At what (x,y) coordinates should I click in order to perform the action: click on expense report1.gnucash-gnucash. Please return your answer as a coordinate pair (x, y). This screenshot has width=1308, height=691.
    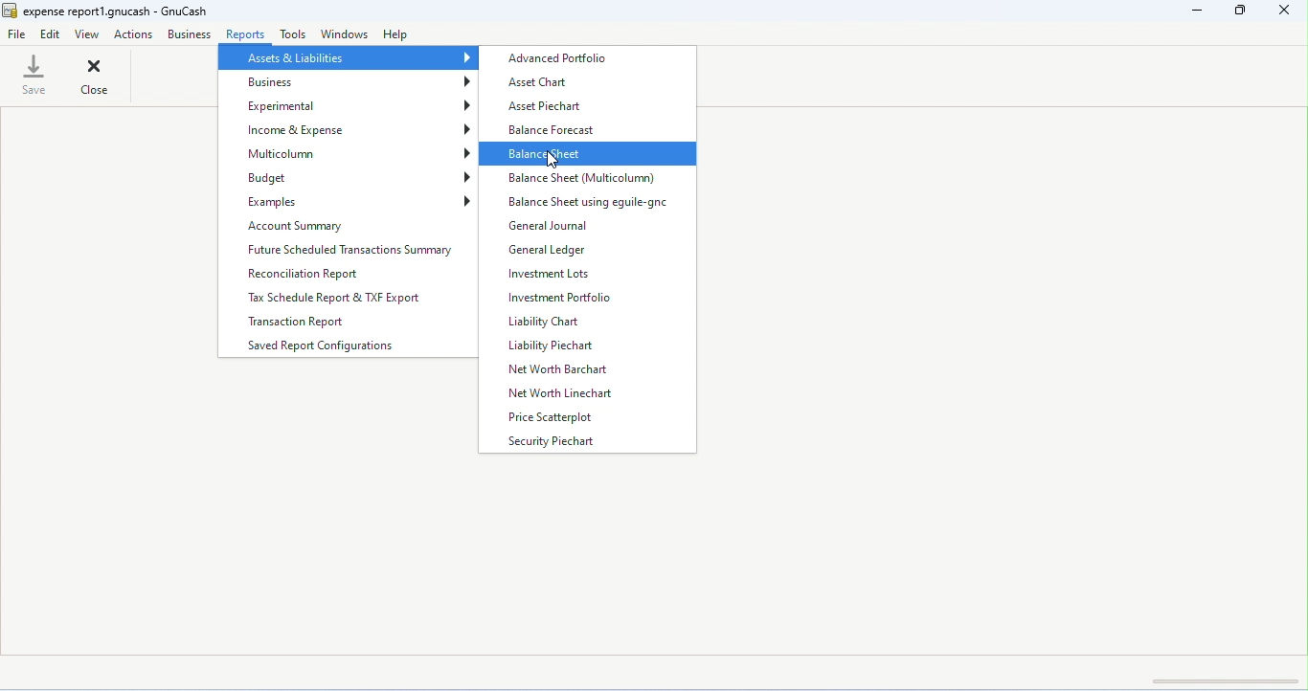
    Looking at the image, I should click on (107, 11).